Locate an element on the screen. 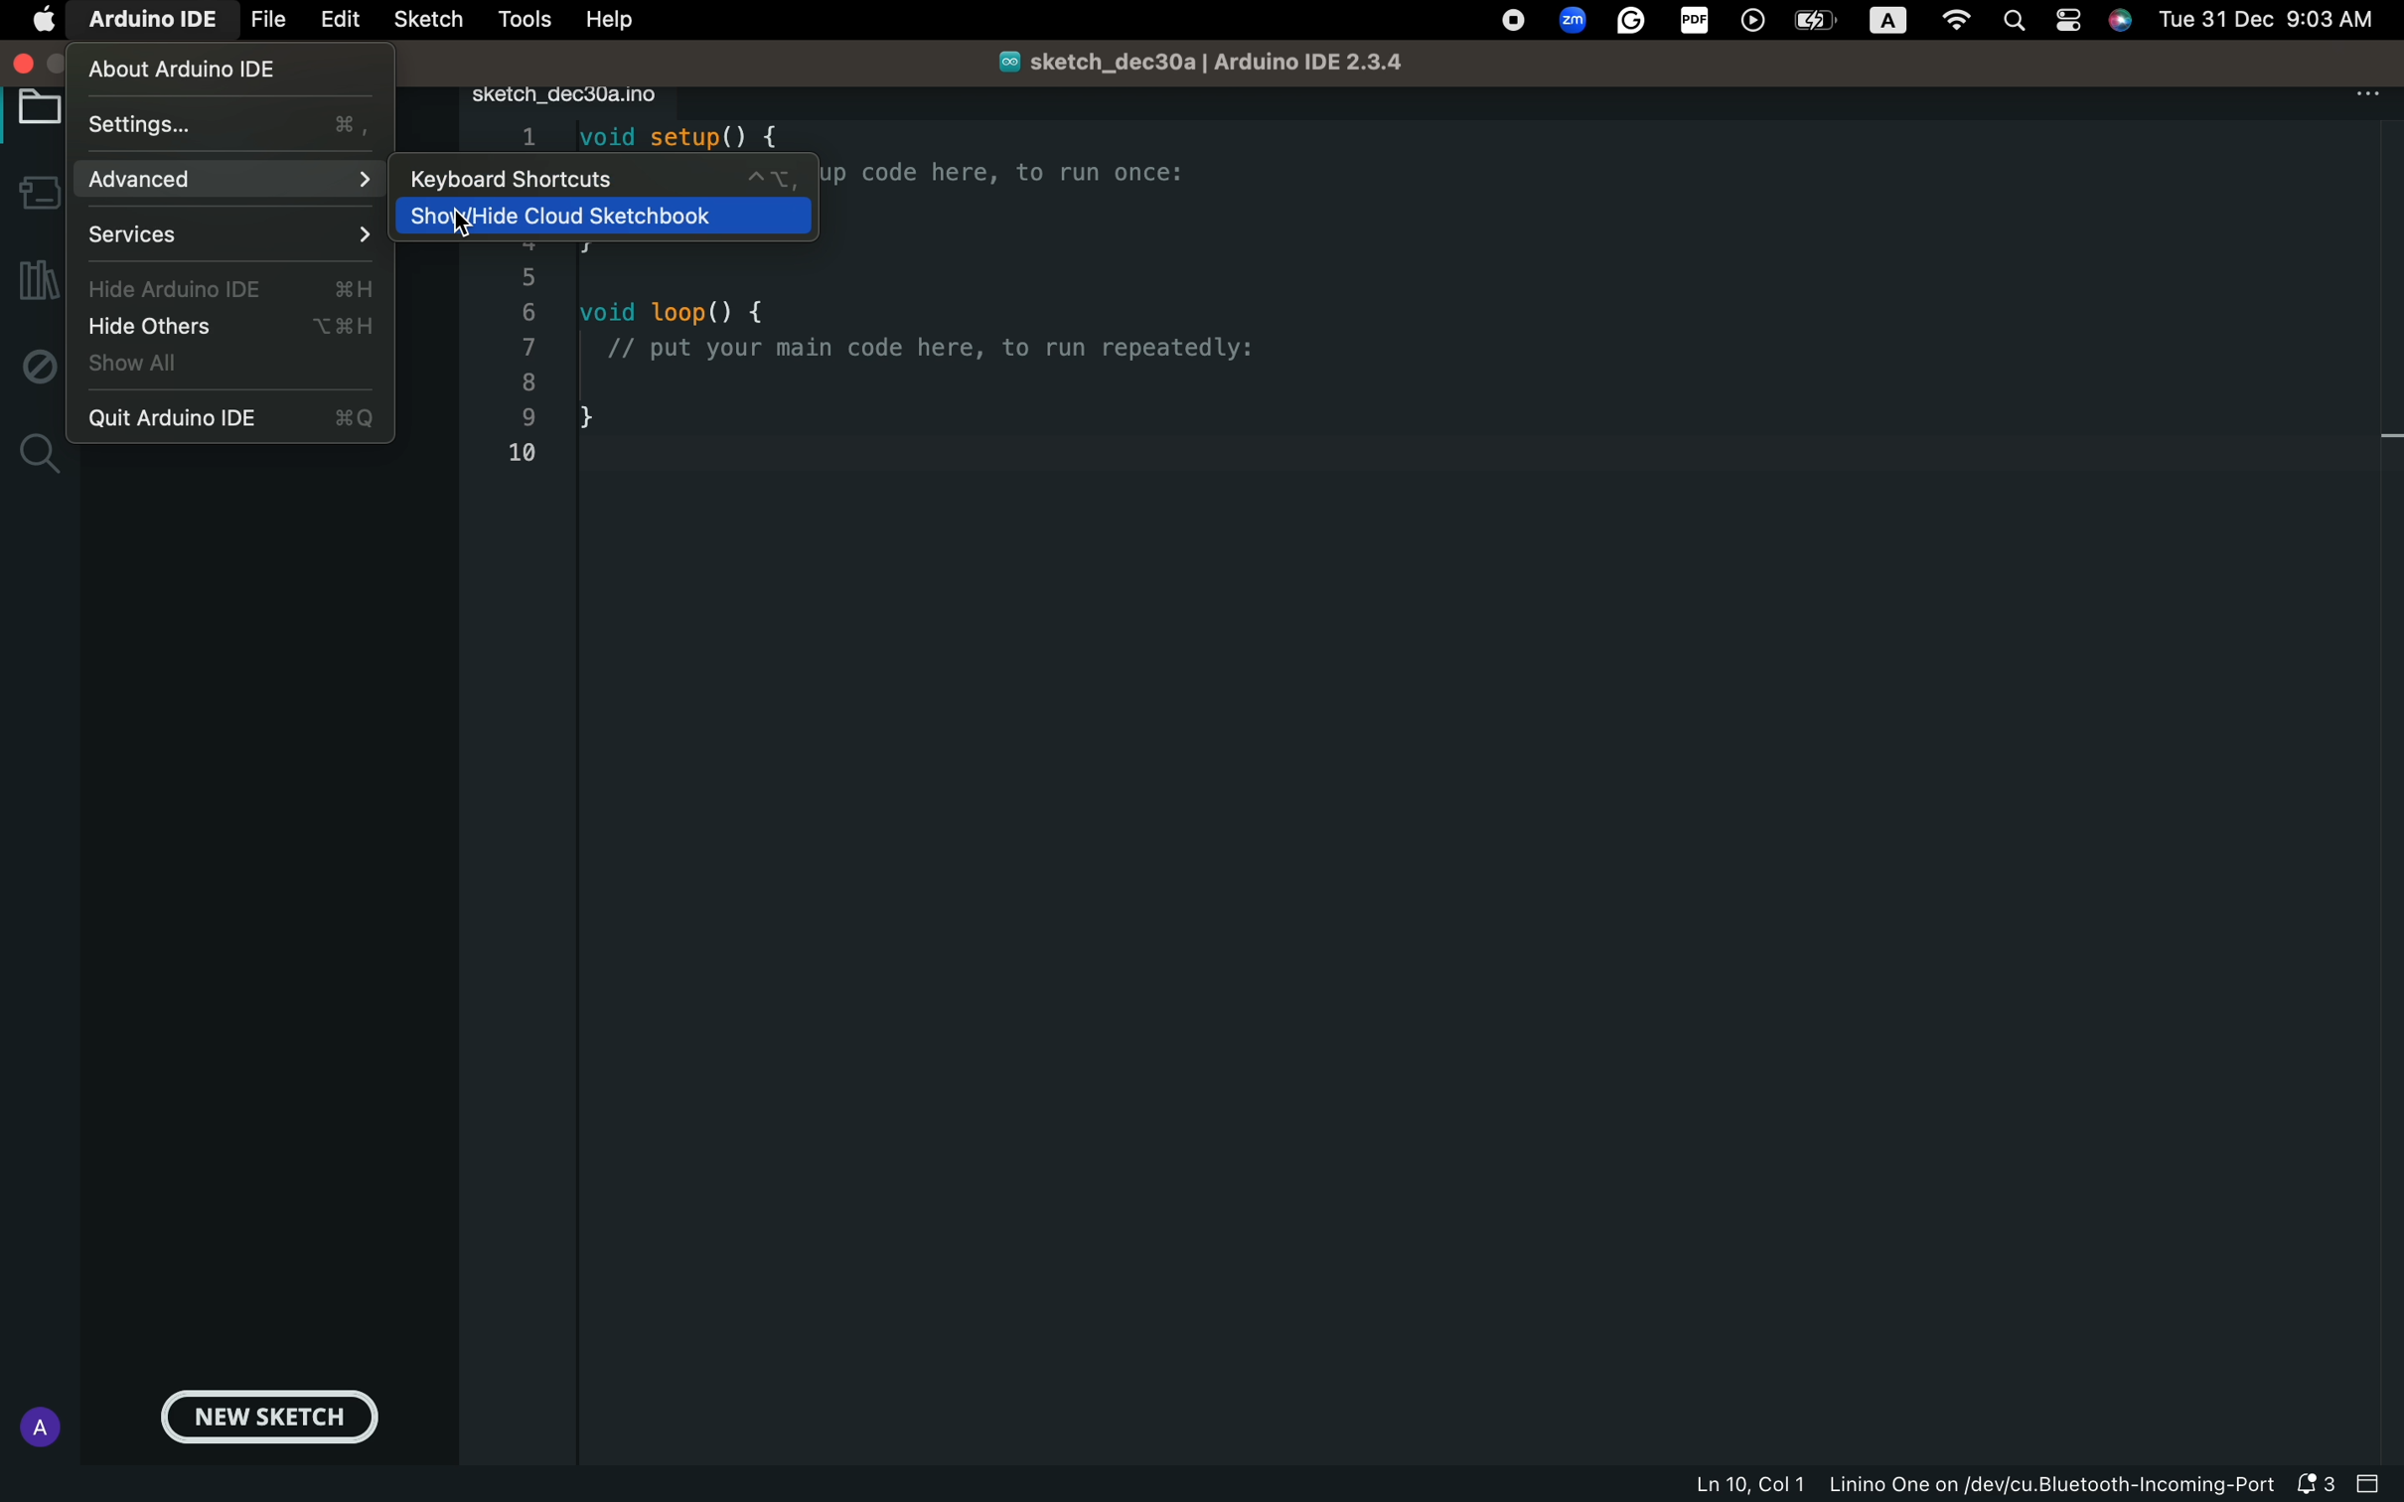 This screenshot has width=2404, height=1502. debug is located at coordinates (35, 365).